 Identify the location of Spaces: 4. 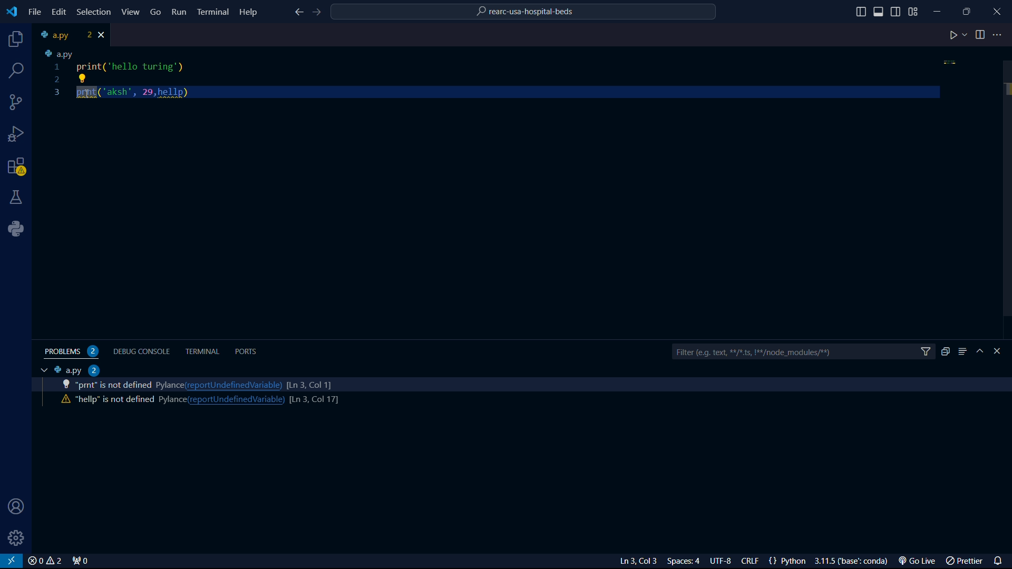
(686, 561).